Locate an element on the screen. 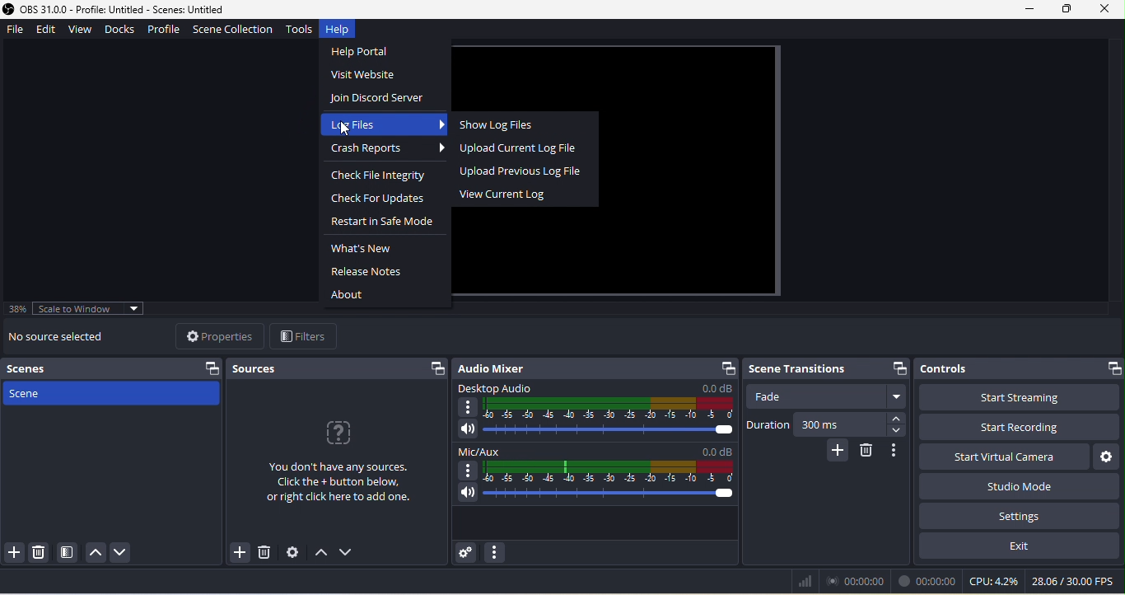 Image resolution: width=1125 pixels, height=595 pixels. start streaming is located at coordinates (1020, 397).